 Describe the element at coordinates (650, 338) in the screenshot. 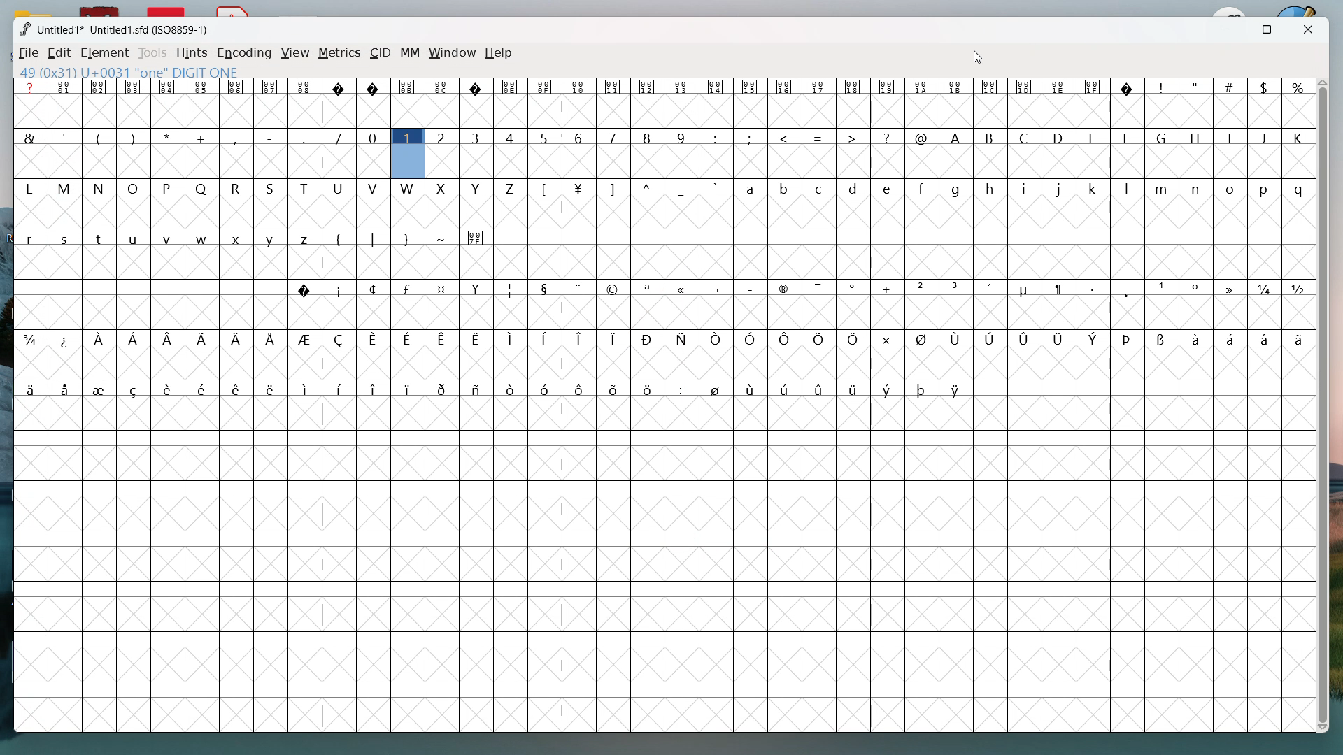

I see `symbol` at that location.